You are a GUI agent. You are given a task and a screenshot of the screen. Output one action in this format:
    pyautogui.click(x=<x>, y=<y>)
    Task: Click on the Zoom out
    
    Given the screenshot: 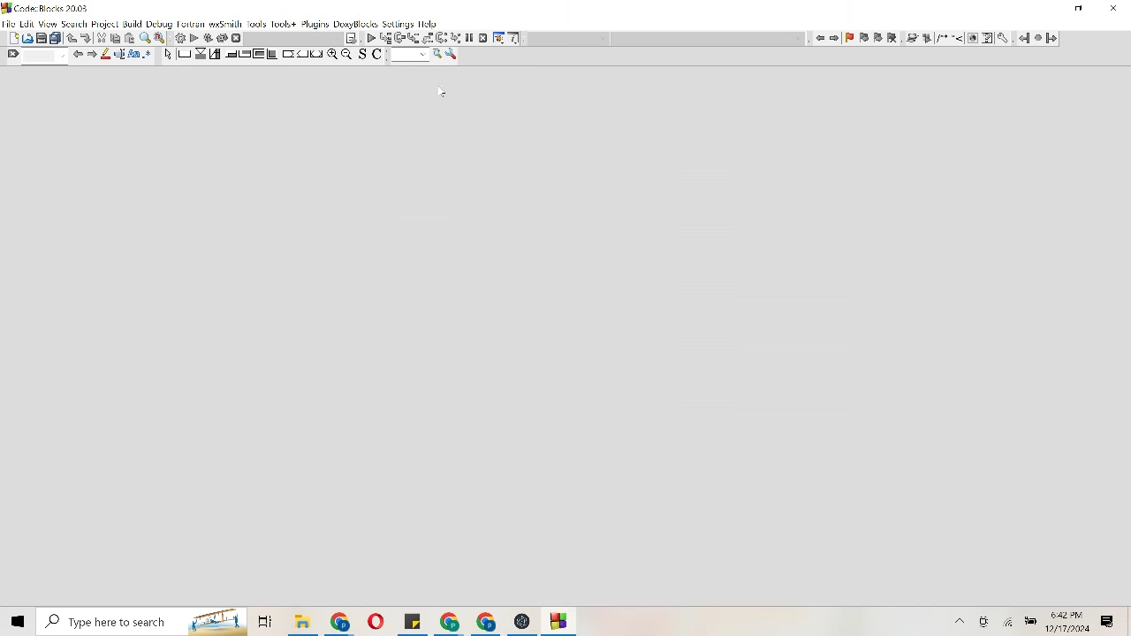 What is the action you would take?
    pyautogui.click(x=347, y=54)
    